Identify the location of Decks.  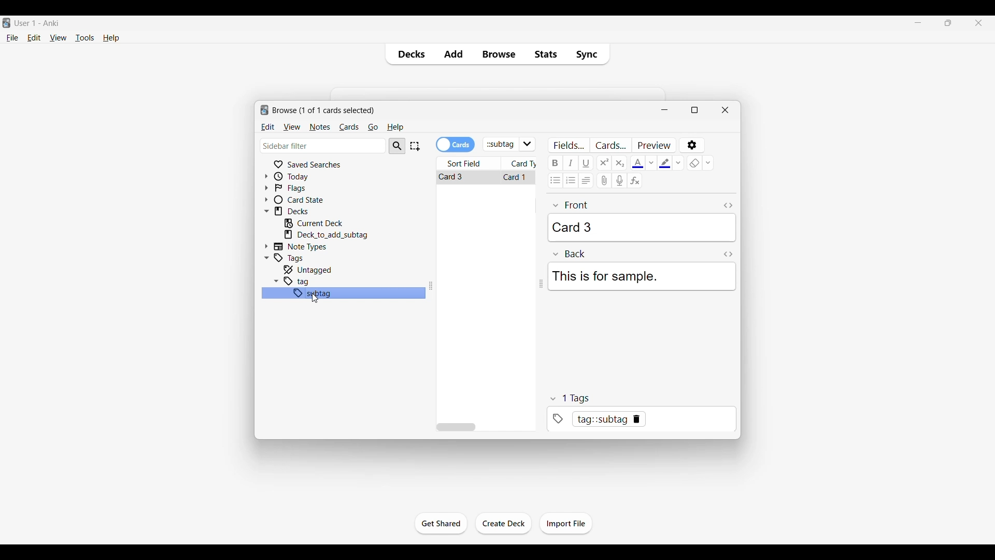
(409, 54).